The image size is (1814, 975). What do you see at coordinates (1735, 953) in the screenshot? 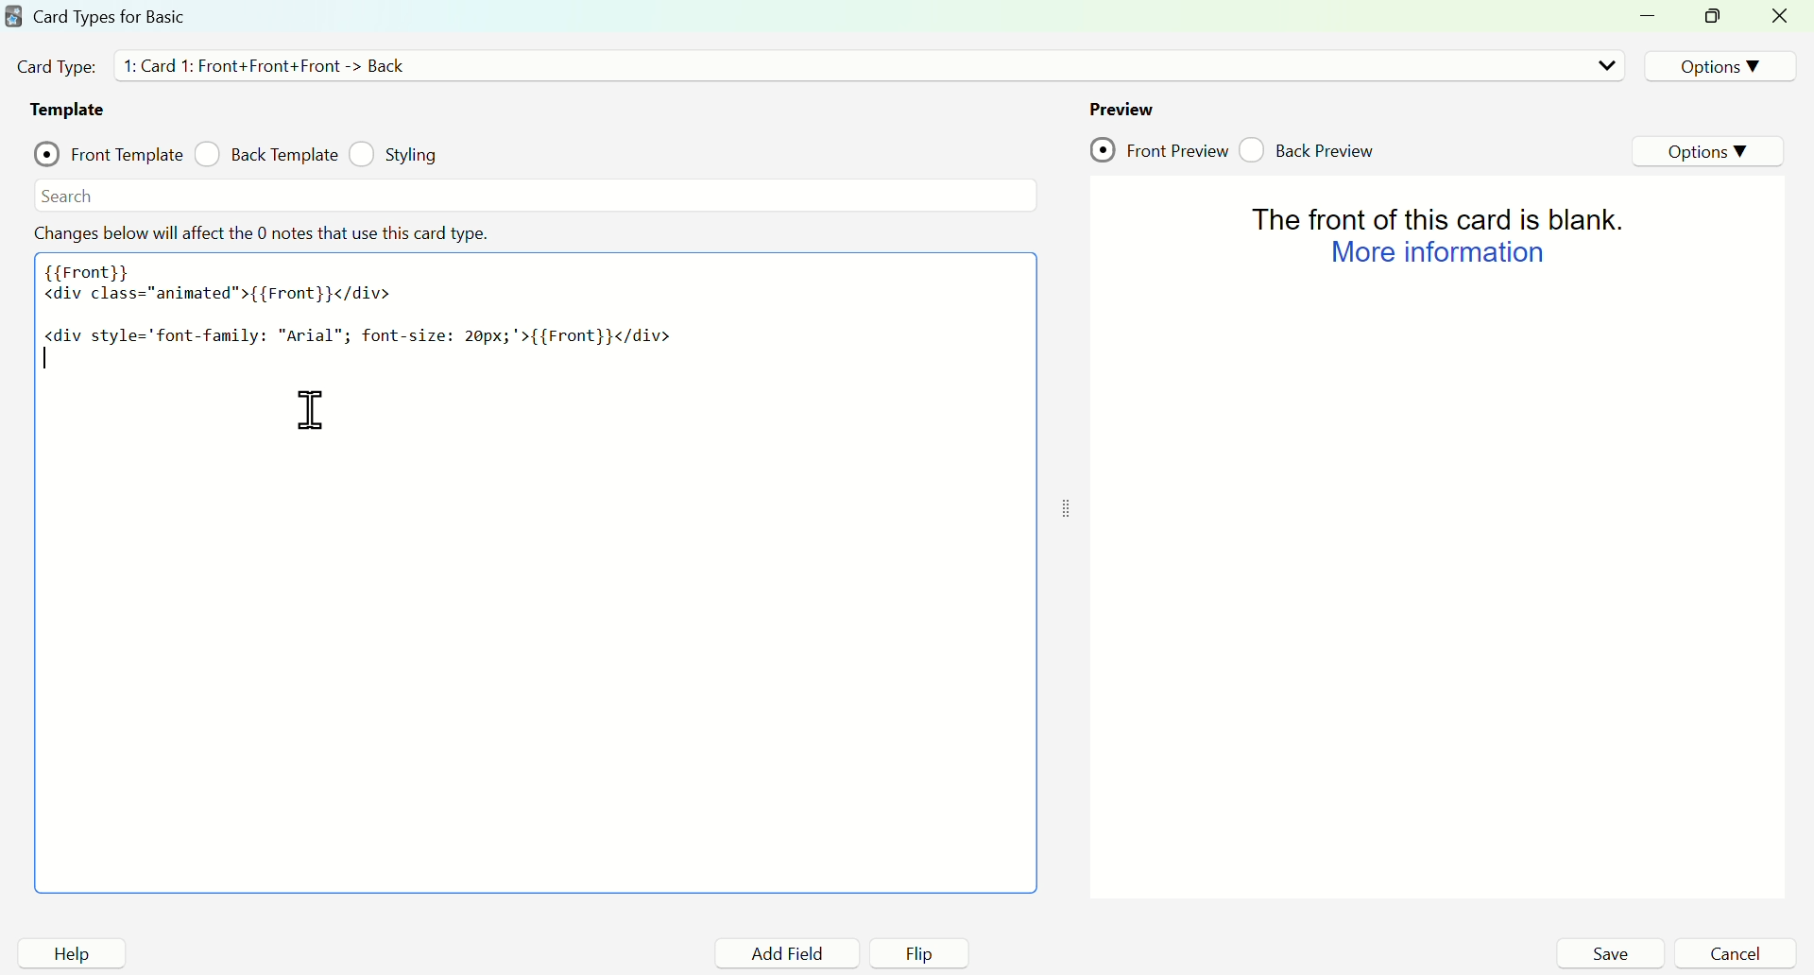
I see `cancel` at bounding box center [1735, 953].